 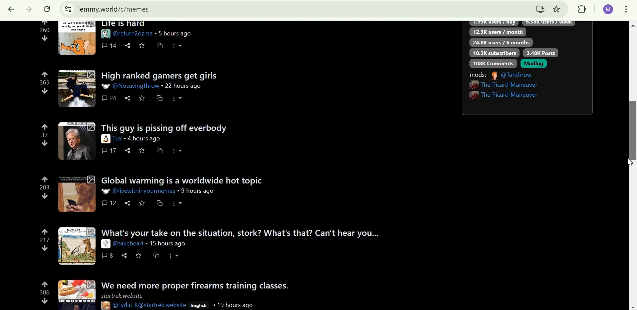 What do you see at coordinates (11, 10) in the screenshot?
I see `Click to go back, hold to see history` at bounding box center [11, 10].